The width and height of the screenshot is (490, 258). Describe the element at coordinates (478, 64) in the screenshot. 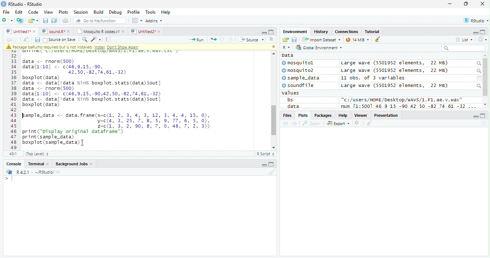

I see `search` at that location.